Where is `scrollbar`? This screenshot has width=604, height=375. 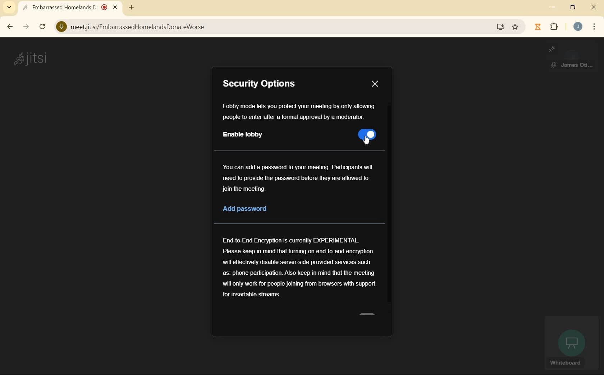 scrollbar is located at coordinates (389, 207).